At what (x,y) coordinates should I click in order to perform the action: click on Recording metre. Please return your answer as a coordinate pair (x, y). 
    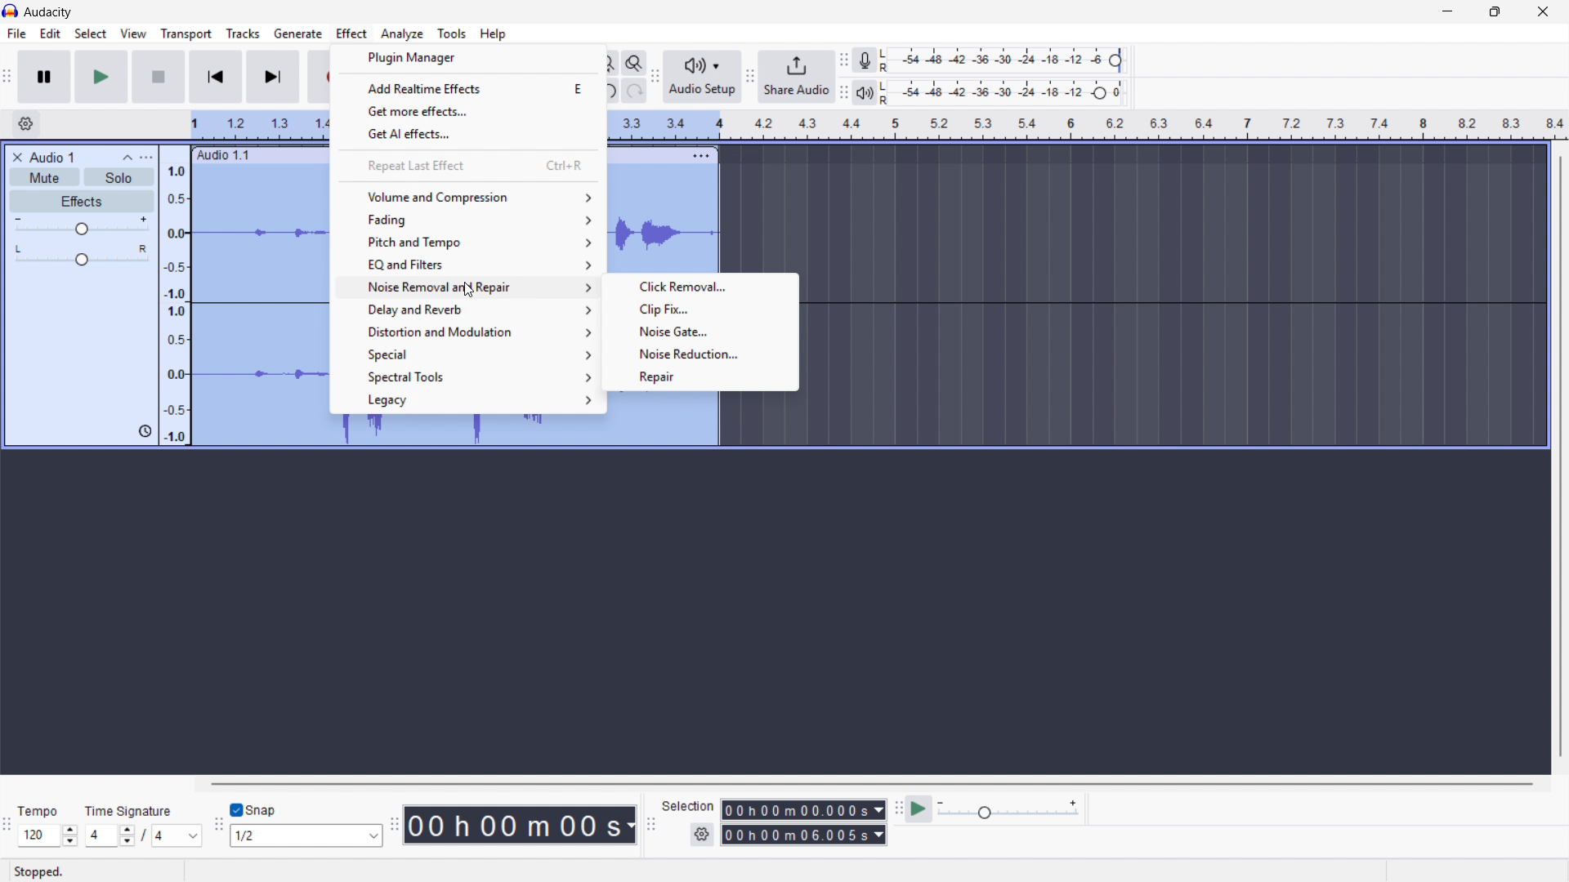
    Looking at the image, I should click on (865, 60).